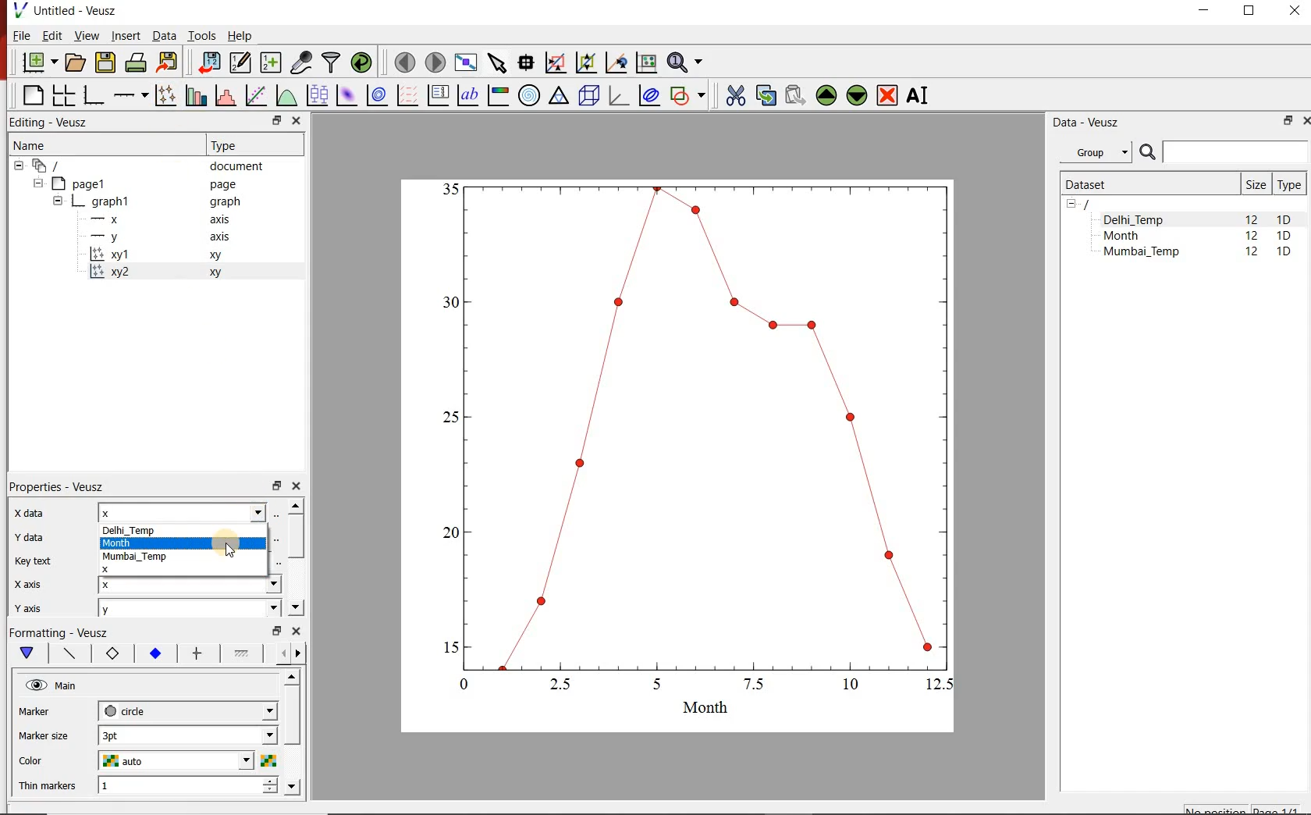 This screenshot has width=1311, height=815. I want to click on Minor ticks, so click(243, 653).